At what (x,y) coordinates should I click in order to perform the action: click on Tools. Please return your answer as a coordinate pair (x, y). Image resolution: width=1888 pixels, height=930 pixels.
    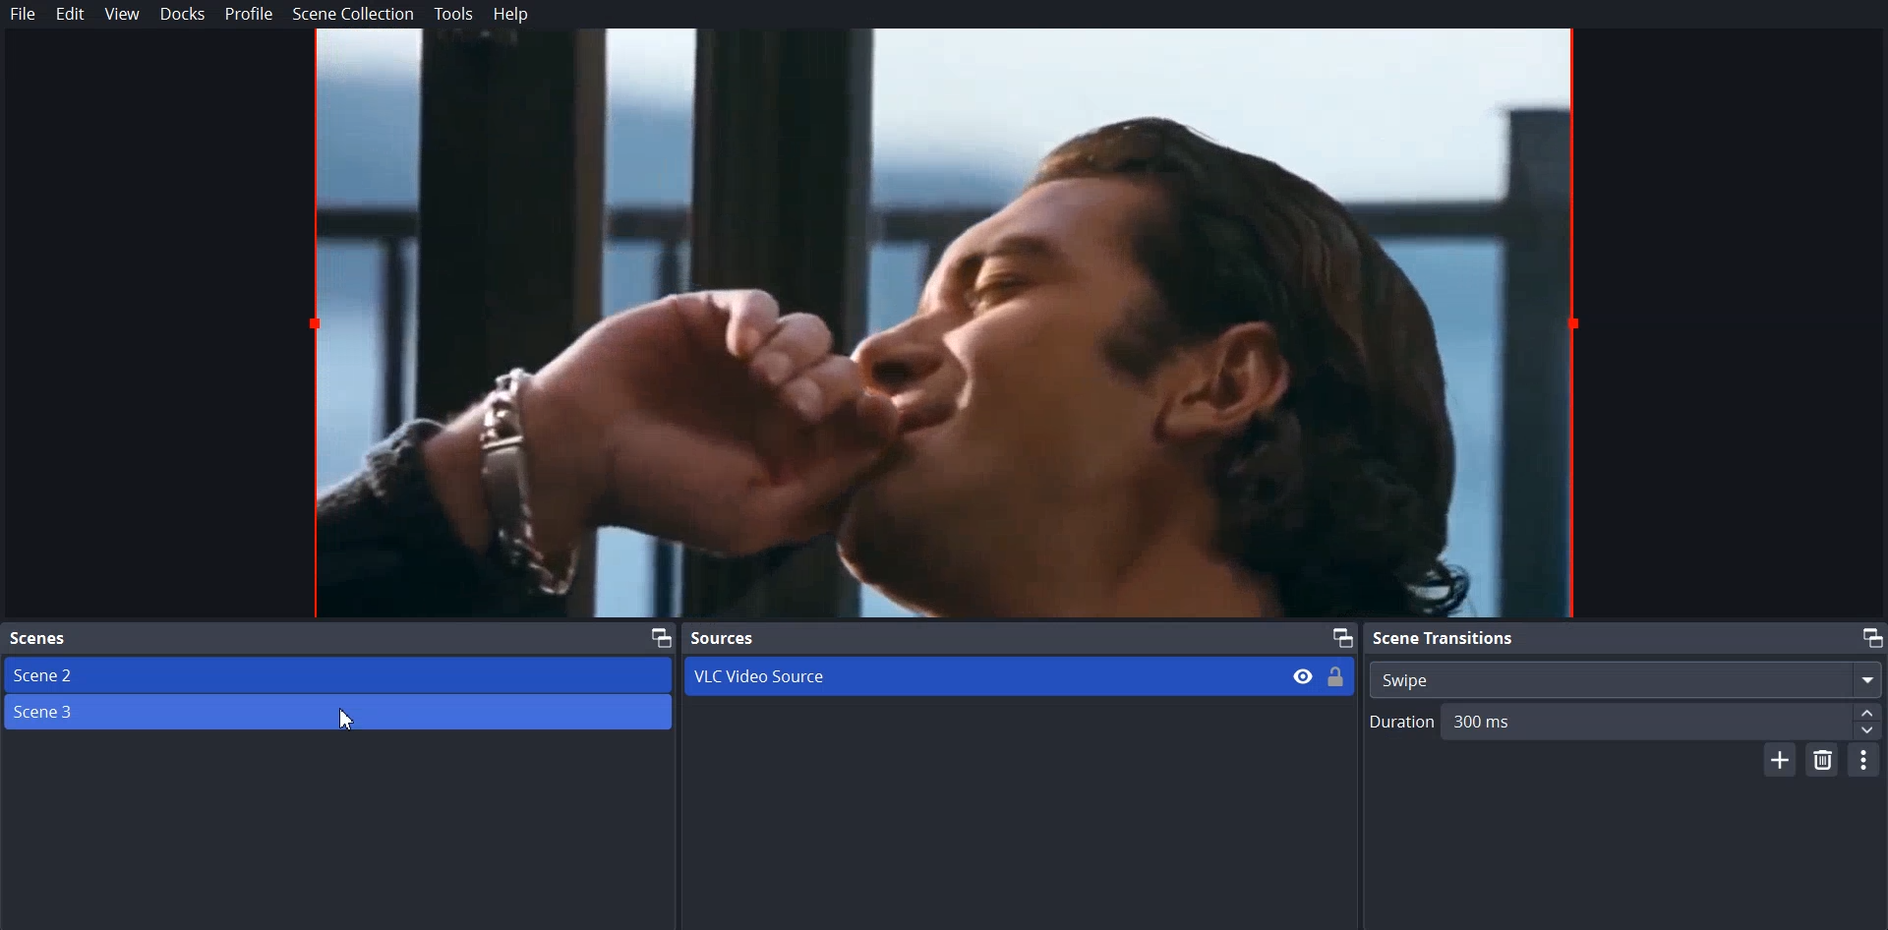
    Looking at the image, I should click on (452, 14).